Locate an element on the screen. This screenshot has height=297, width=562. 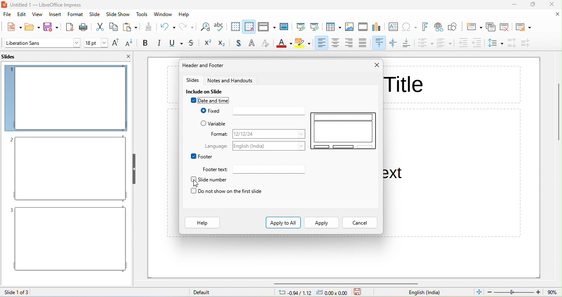
font name is located at coordinates (42, 43).